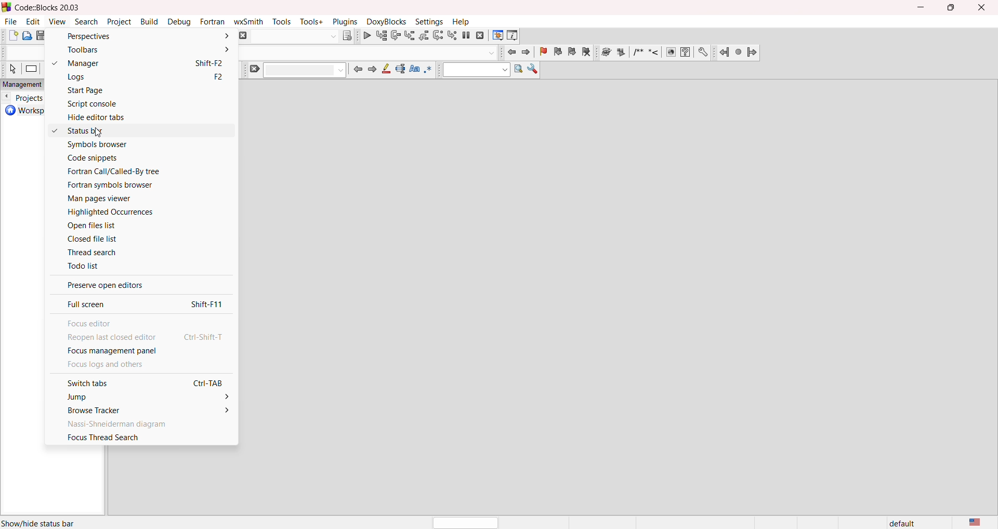 The height and width of the screenshot is (529, 998). What do you see at coordinates (952, 9) in the screenshot?
I see `maximize` at bounding box center [952, 9].